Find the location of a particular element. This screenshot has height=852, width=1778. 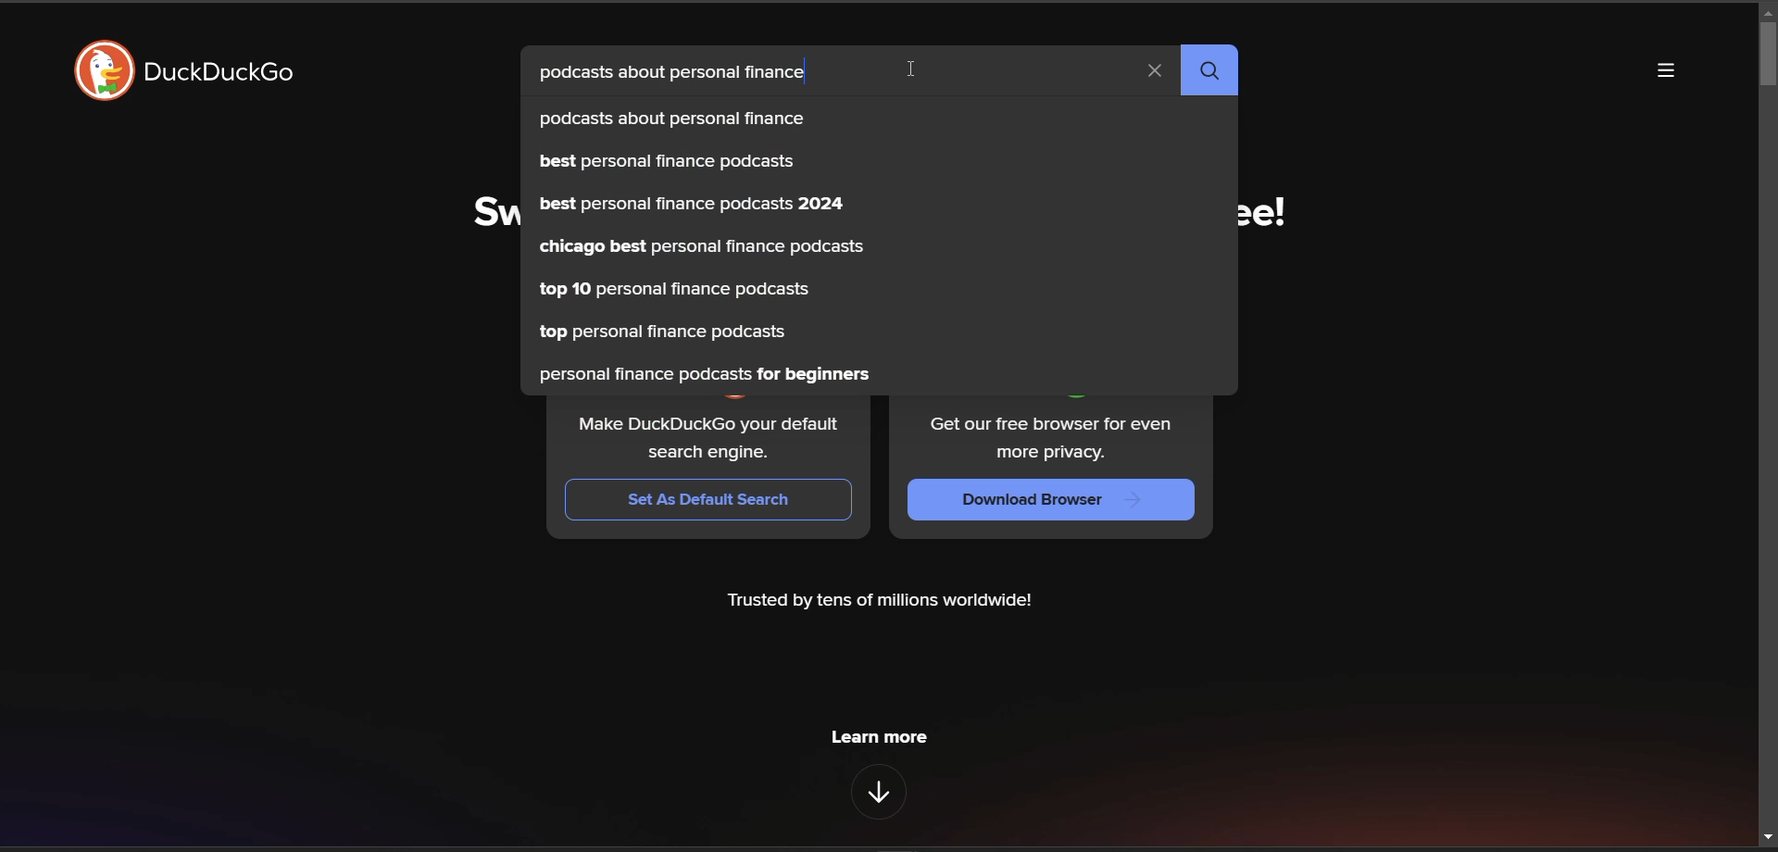

top 10 personal finance podcasts is located at coordinates (671, 291).